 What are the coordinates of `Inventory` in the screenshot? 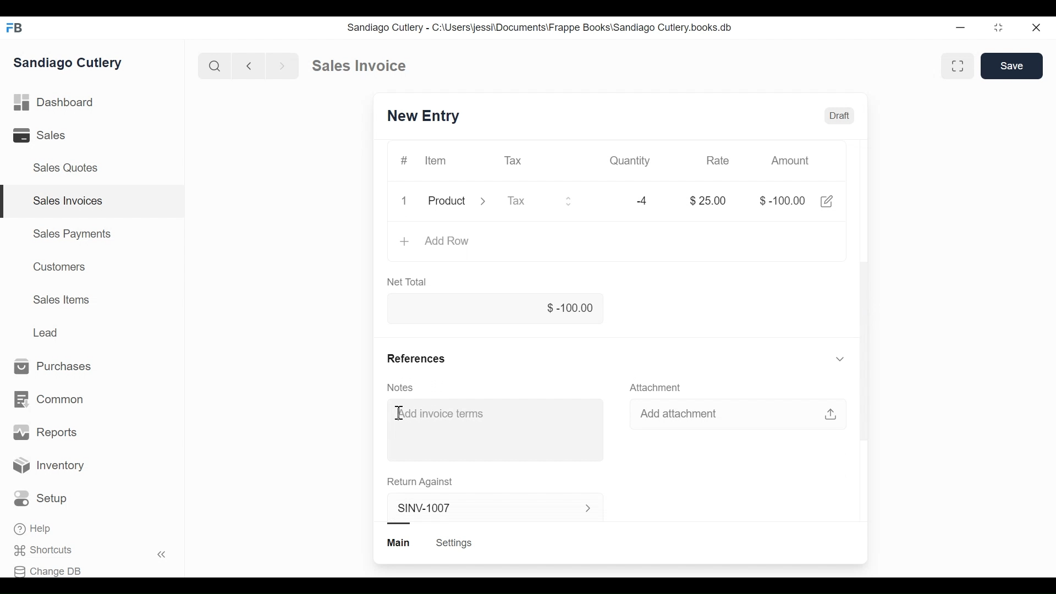 It's located at (47, 464).